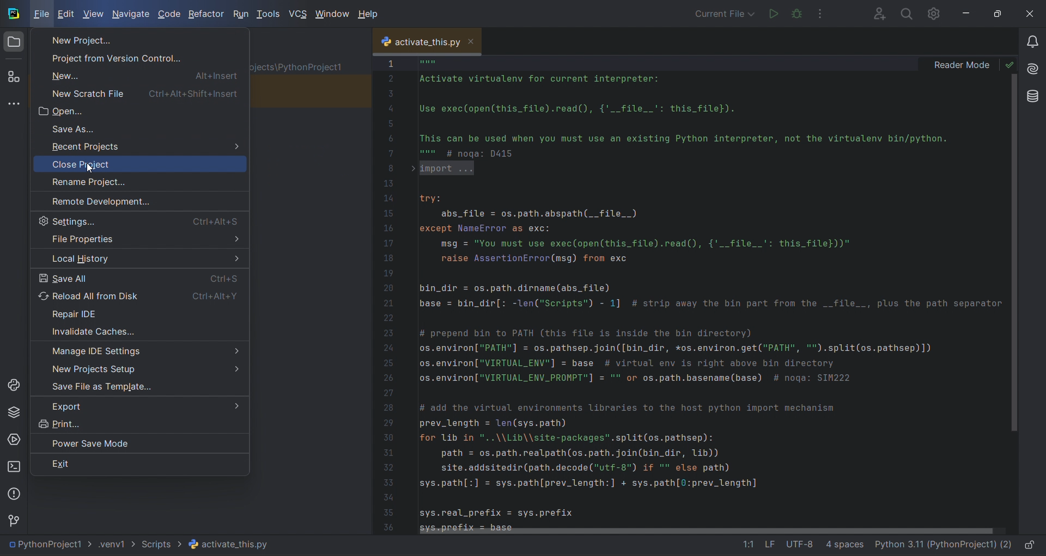  What do you see at coordinates (65, 15) in the screenshot?
I see `edit` at bounding box center [65, 15].